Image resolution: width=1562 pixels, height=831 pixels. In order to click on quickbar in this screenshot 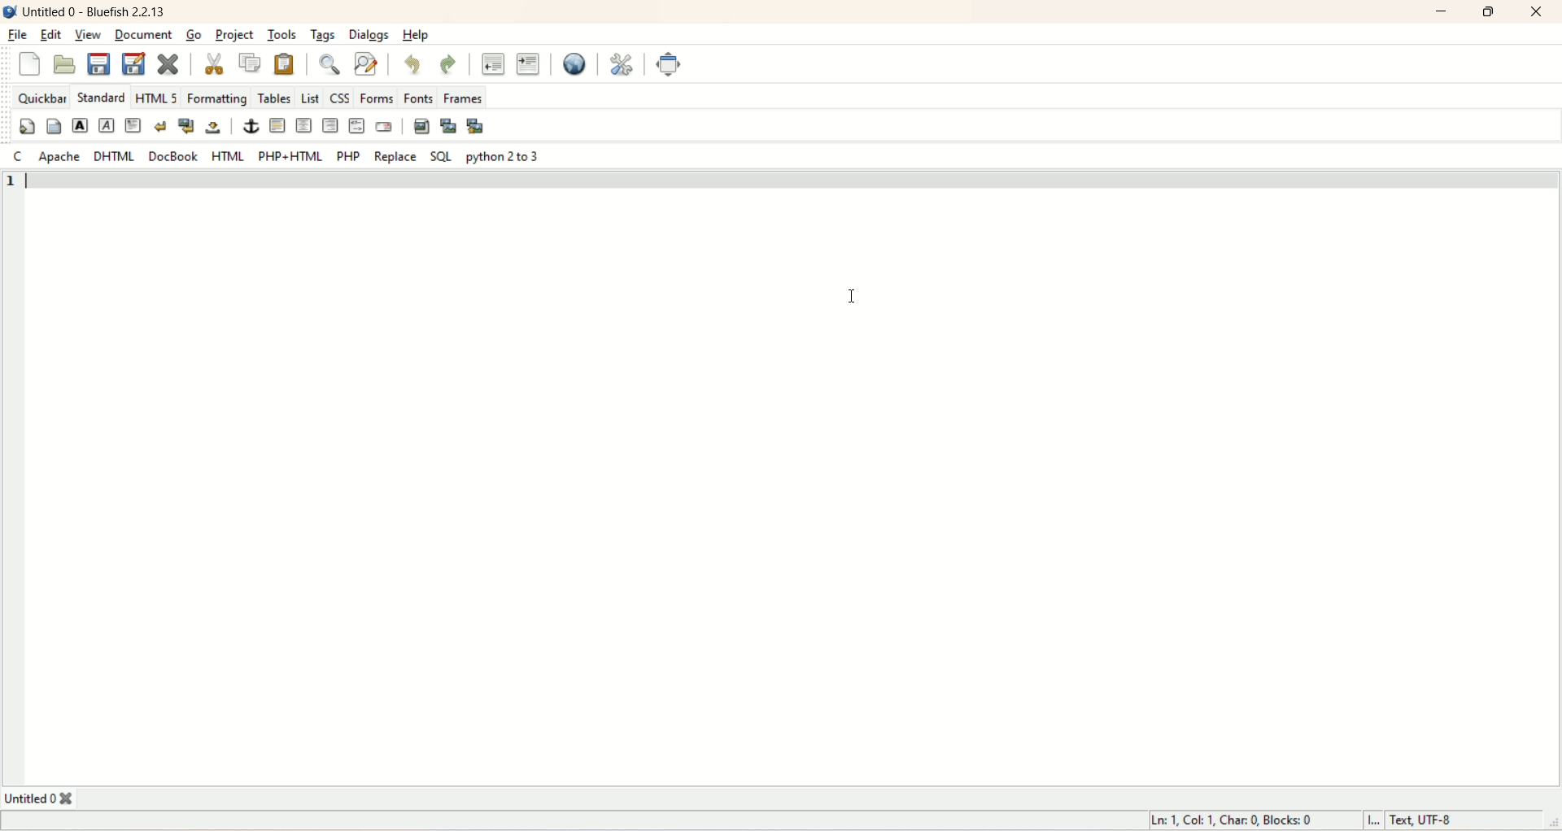, I will do `click(41, 99)`.